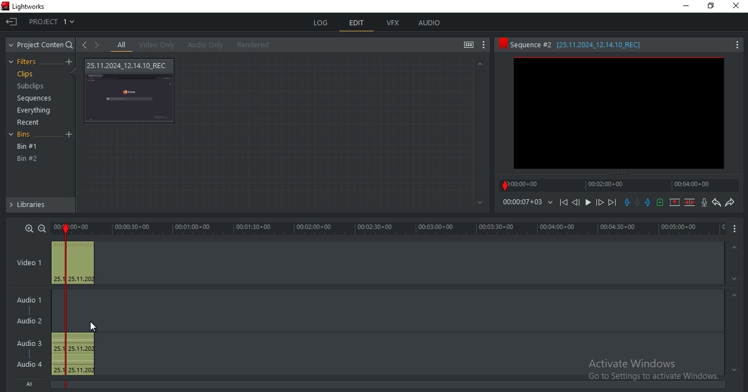 This screenshot has width=748, height=392. I want to click on Up, so click(735, 295).